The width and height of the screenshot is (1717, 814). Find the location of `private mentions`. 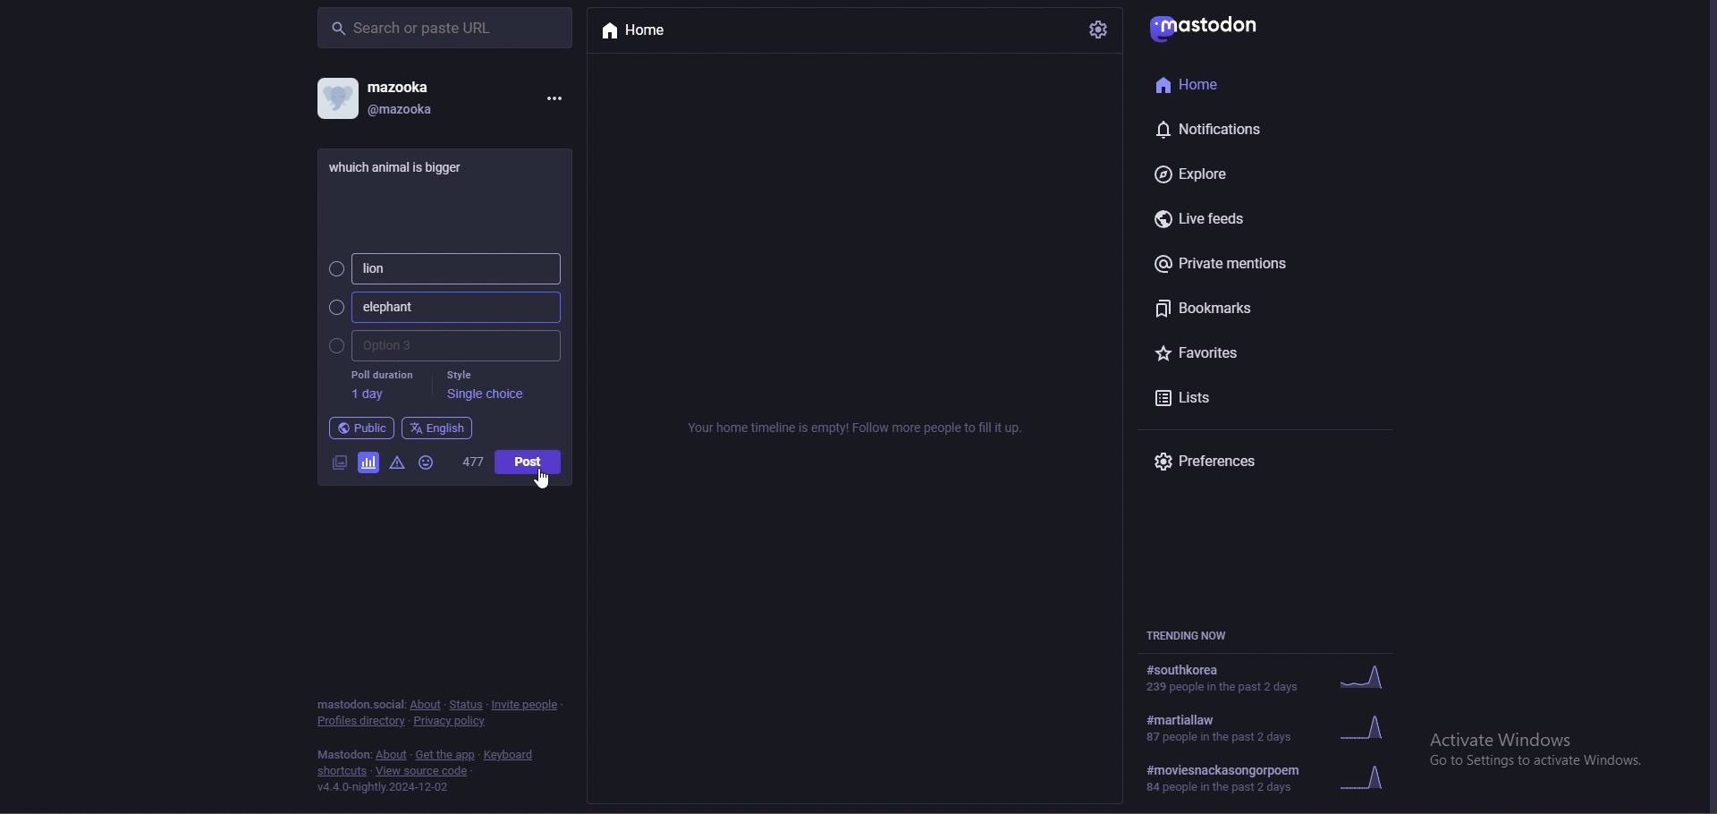

private mentions is located at coordinates (1235, 263).